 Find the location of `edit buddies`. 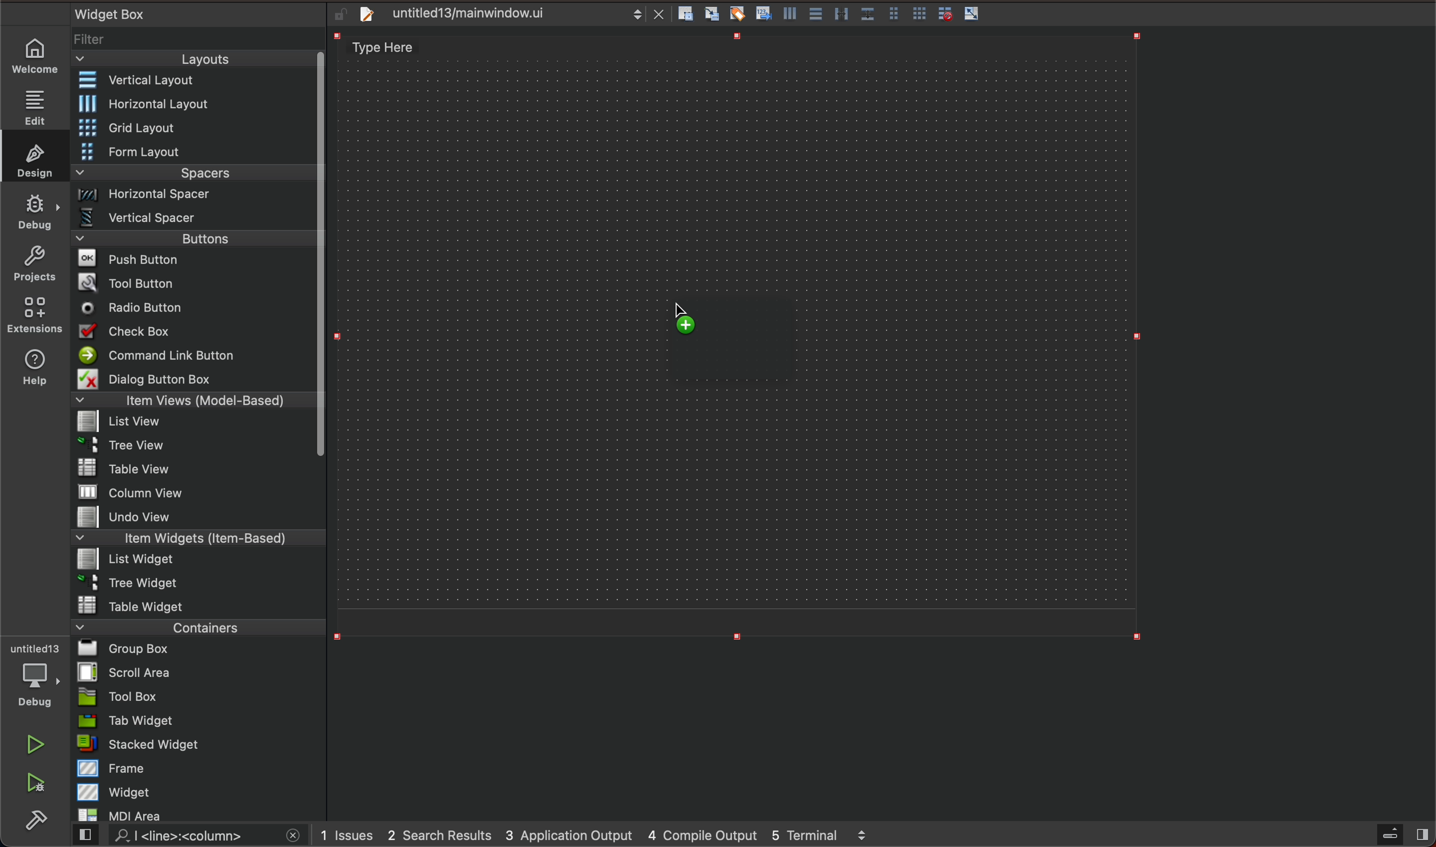

edit buddies is located at coordinates (739, 13).